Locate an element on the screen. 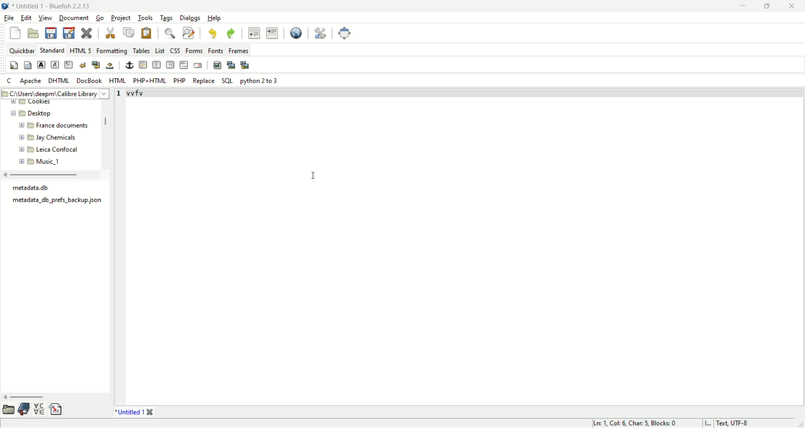 This screenshot has height=428, width=805. save as is located at coordinates (70, 33).